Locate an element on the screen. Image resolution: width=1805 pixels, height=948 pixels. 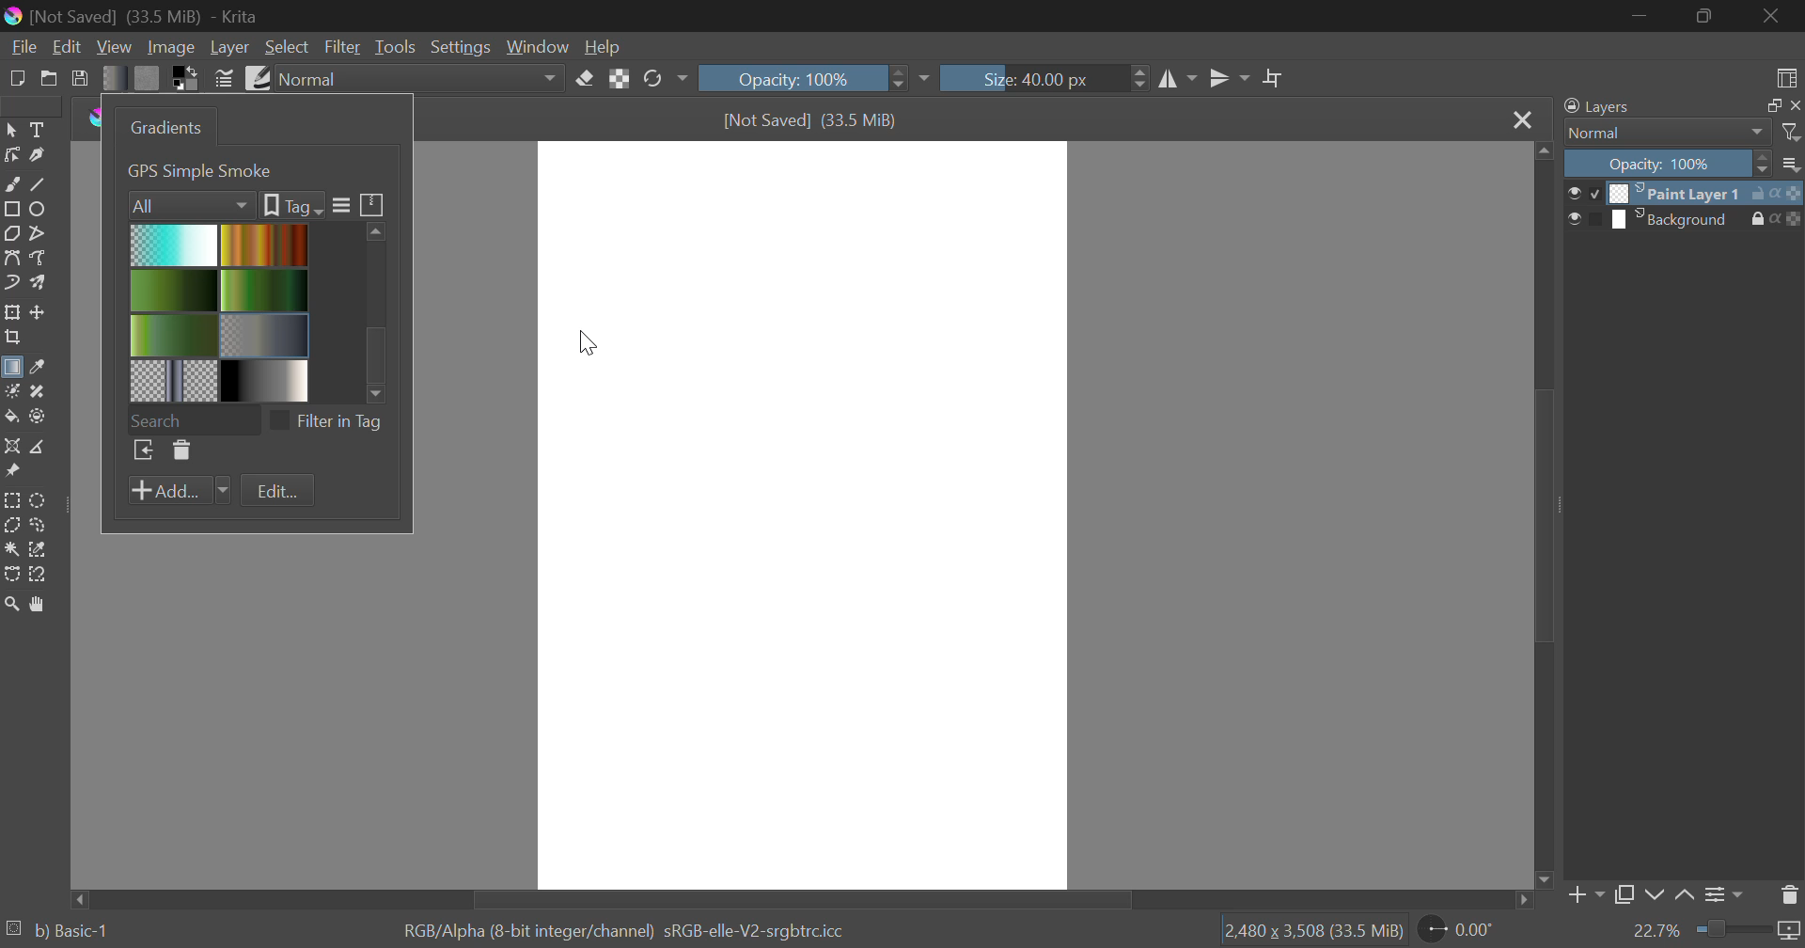
Filter Menu is located at coordinates (339, 206).